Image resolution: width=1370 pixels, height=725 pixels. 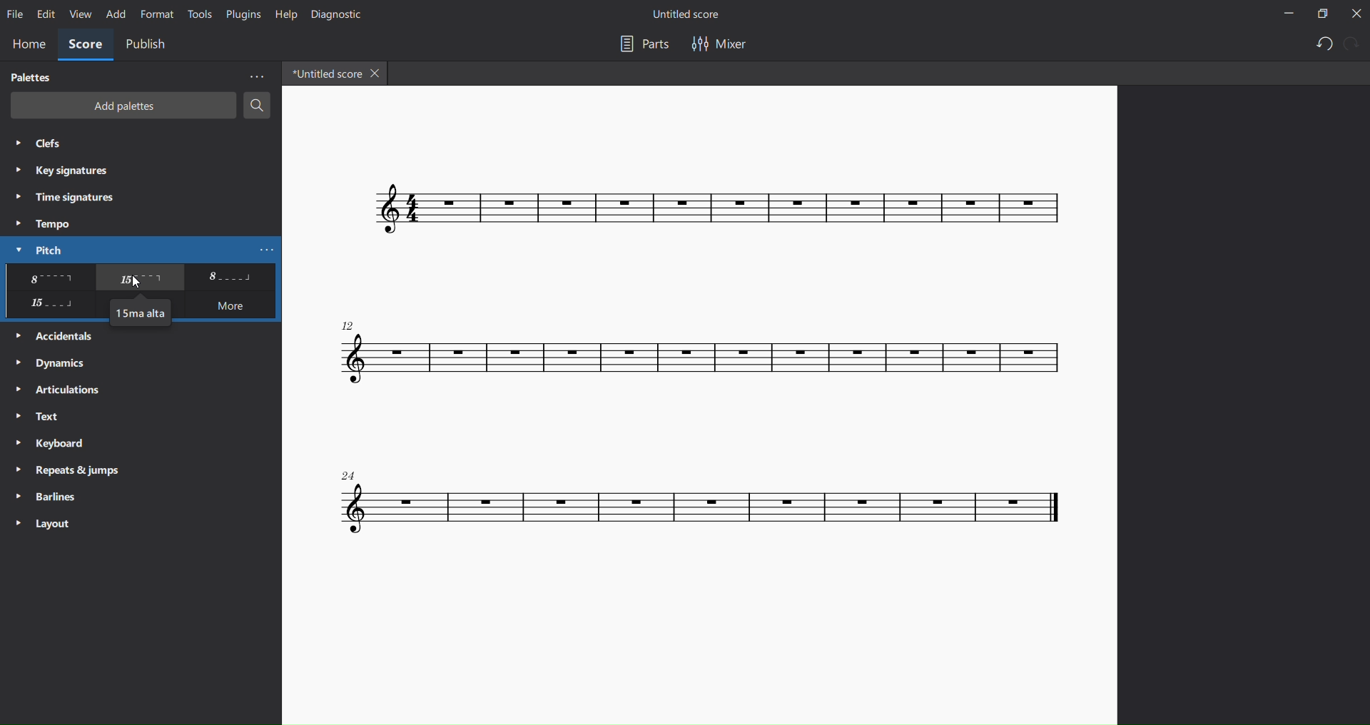 What do you see at coordinates (200, 14) in the screenshot?
I see `tools` at bounding box center [200, 14].